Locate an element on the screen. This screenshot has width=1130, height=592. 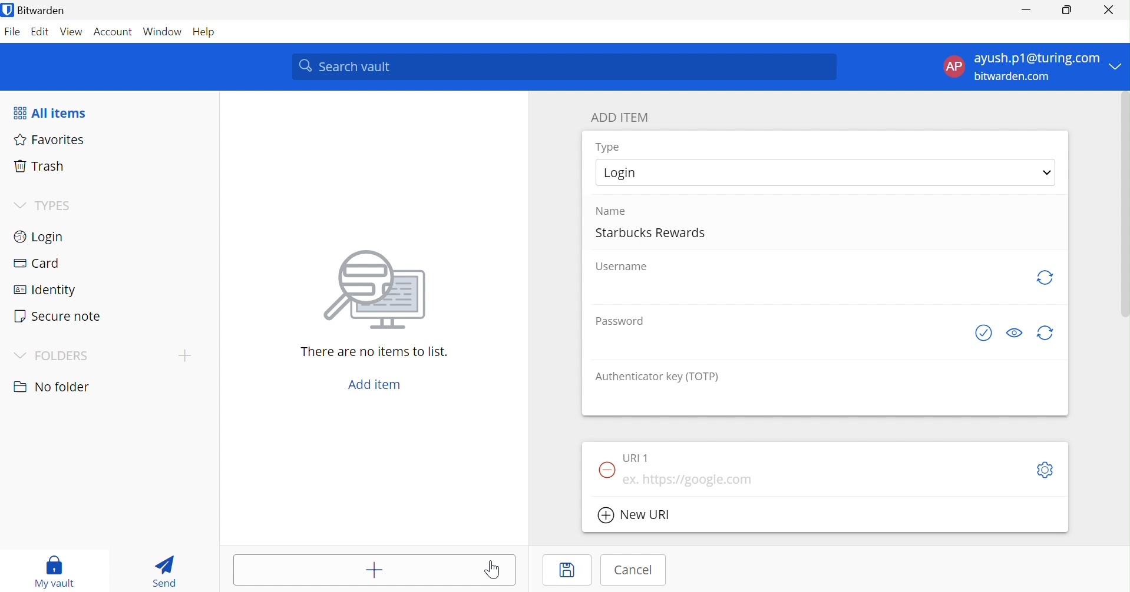
bitwarden.com is located at coordinates (1013, 77).